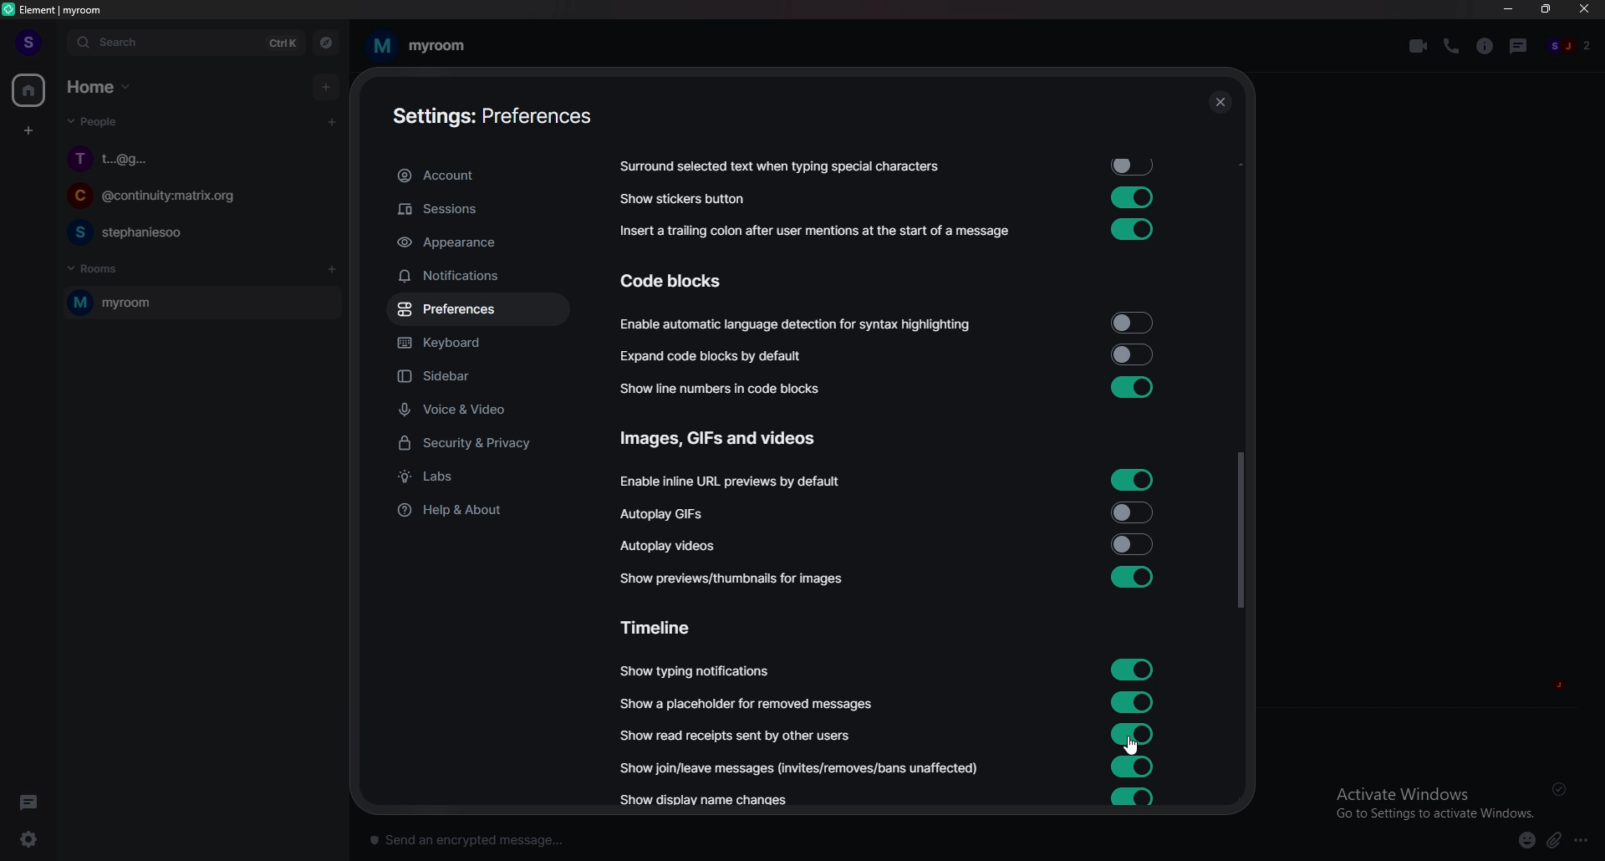  Describe the element at coordinates (1133, 479) in the screenshot. I see `toggle` at that location.